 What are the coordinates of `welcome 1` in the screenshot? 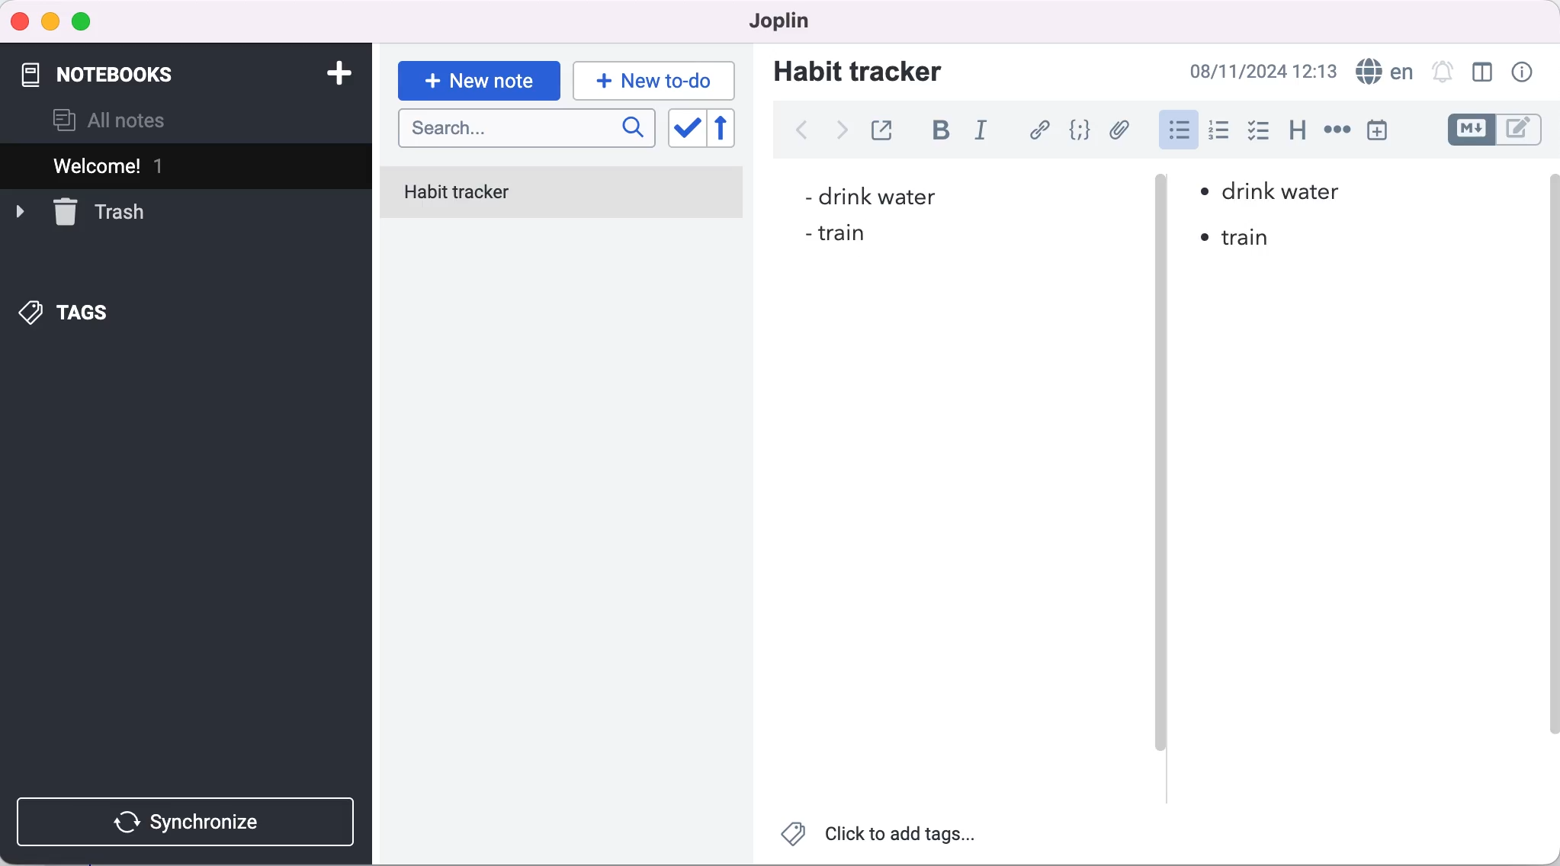 It's located at (189, 165).